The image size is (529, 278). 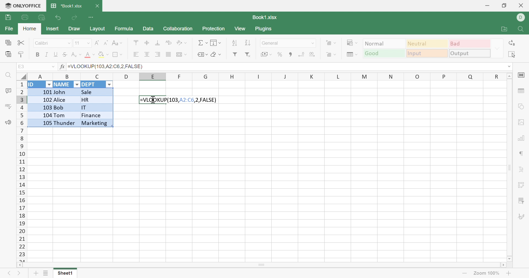 What do you see at coordinates (56, 55) in the screenshot?
I see `Underline` at bounding box center [56, 55].